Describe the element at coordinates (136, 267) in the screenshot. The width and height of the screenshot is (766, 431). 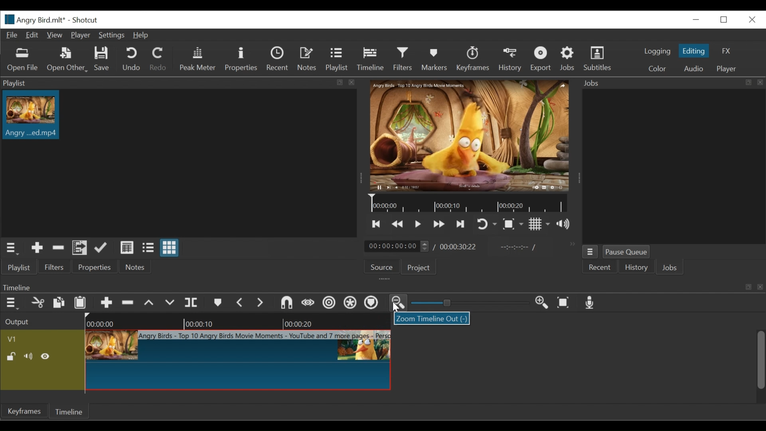
I see `Notes` at that location.